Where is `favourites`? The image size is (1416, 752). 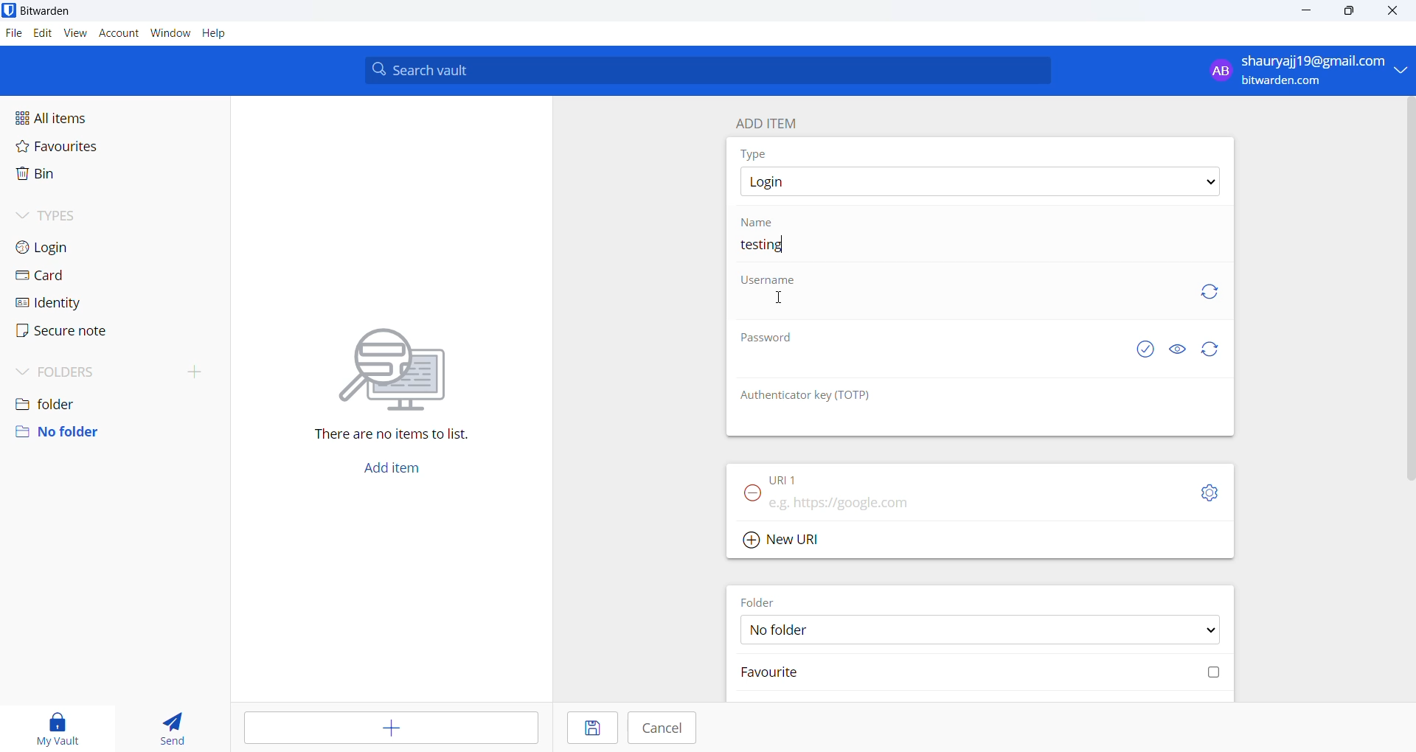
favourites is located at coordinates (83, 146).